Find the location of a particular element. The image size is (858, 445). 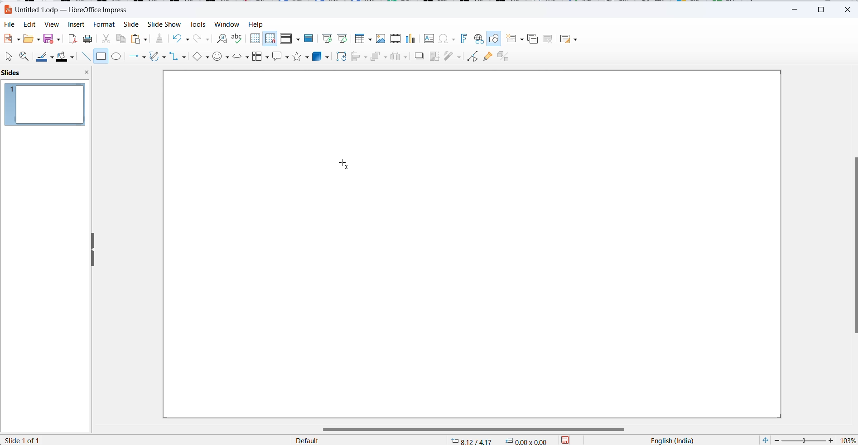

Display views is located at coordinates (289, 38).